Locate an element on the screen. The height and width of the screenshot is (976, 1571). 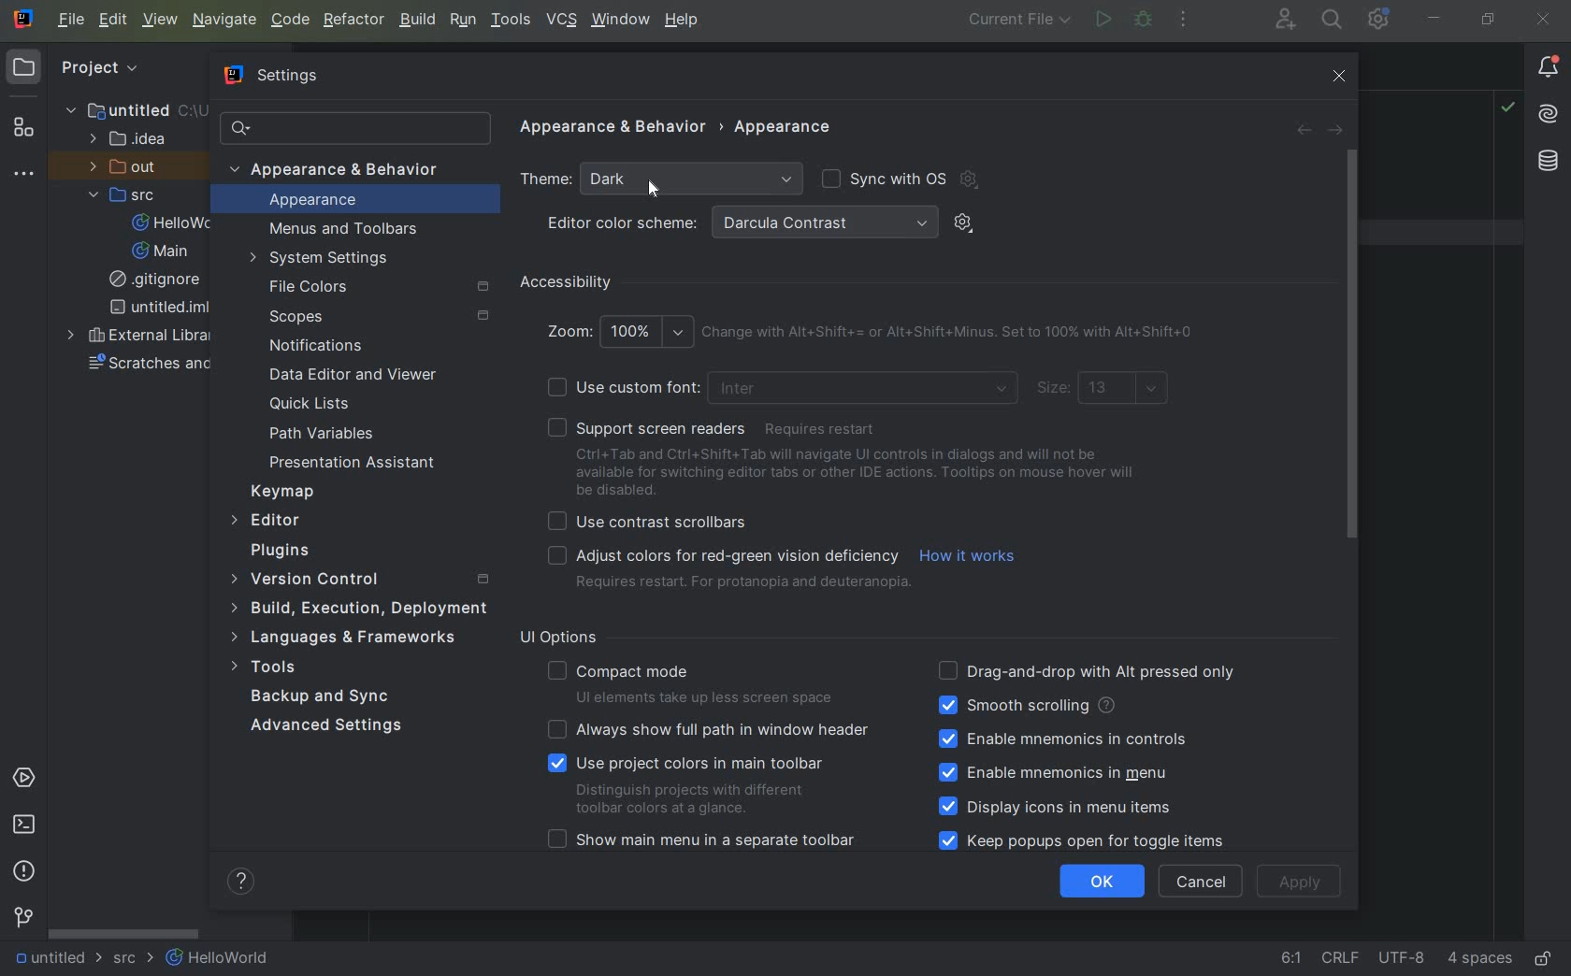
NAVIGATE is located at coordinates (225, 20).